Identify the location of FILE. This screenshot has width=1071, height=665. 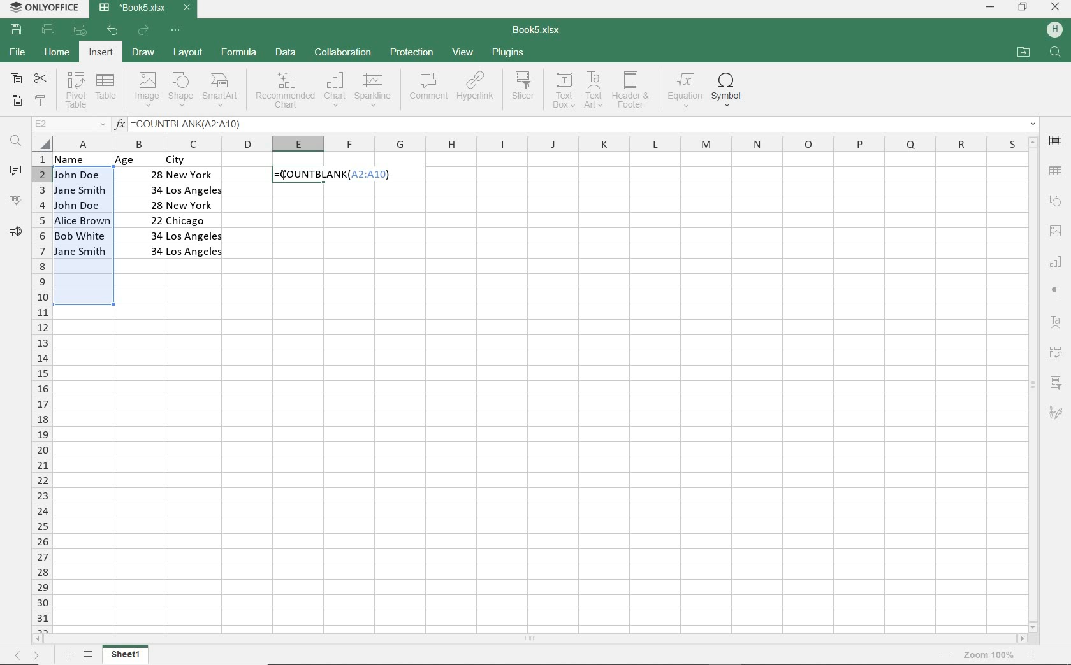
(17, 52).